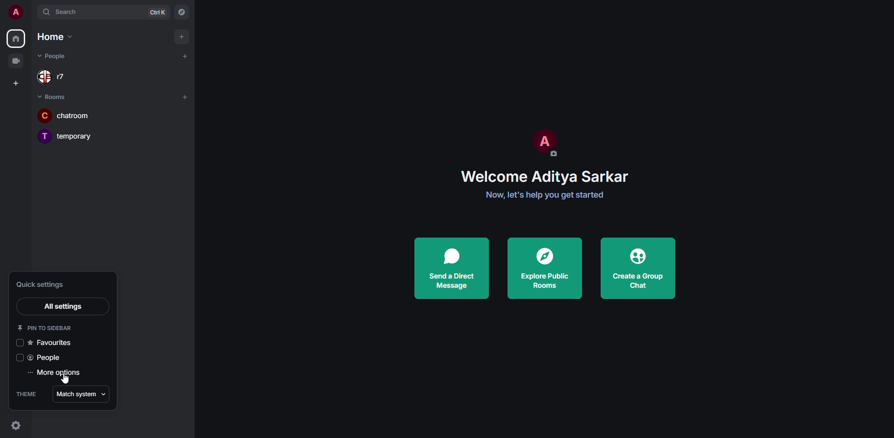 This screenshot has width=894, height=438. What do you see at coordinates (183, 36) in the screenshot?
I see `add` at bounding box center [183, 36].